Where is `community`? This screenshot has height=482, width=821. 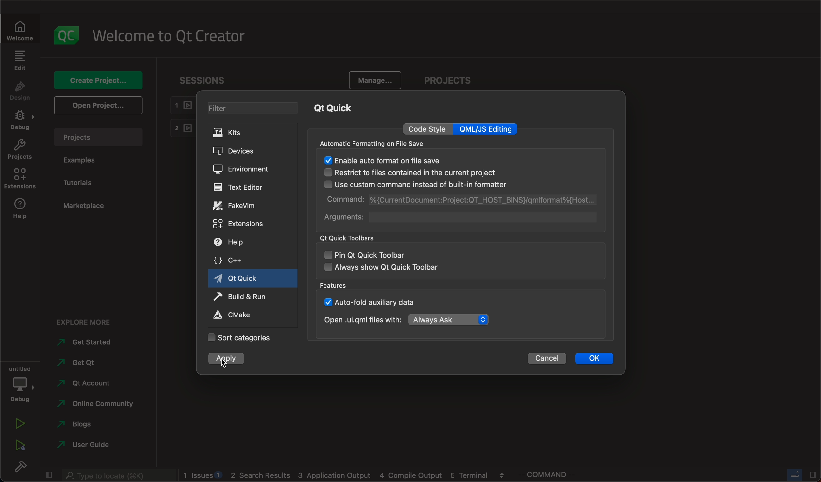 community is located at coordinates (102, 404).